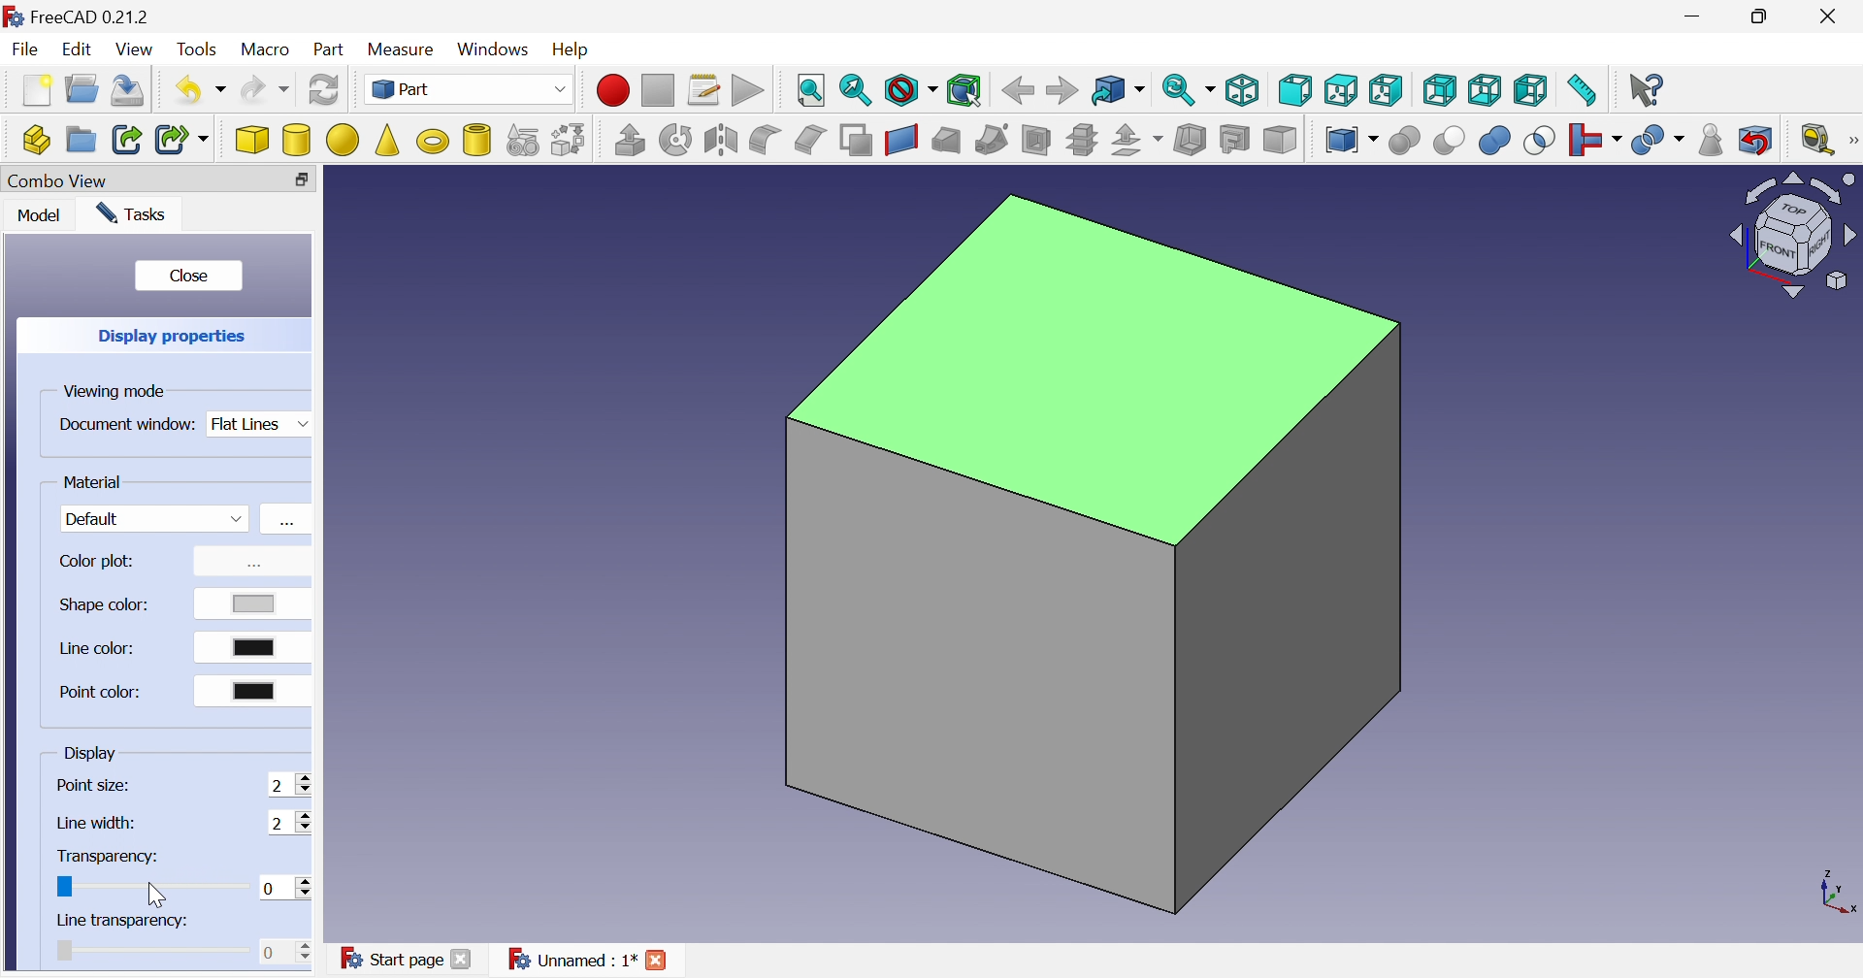  What do you see at coordinates (812, 91) in the screenshot?
I see `Fit style` at bounding box center [812, 91].